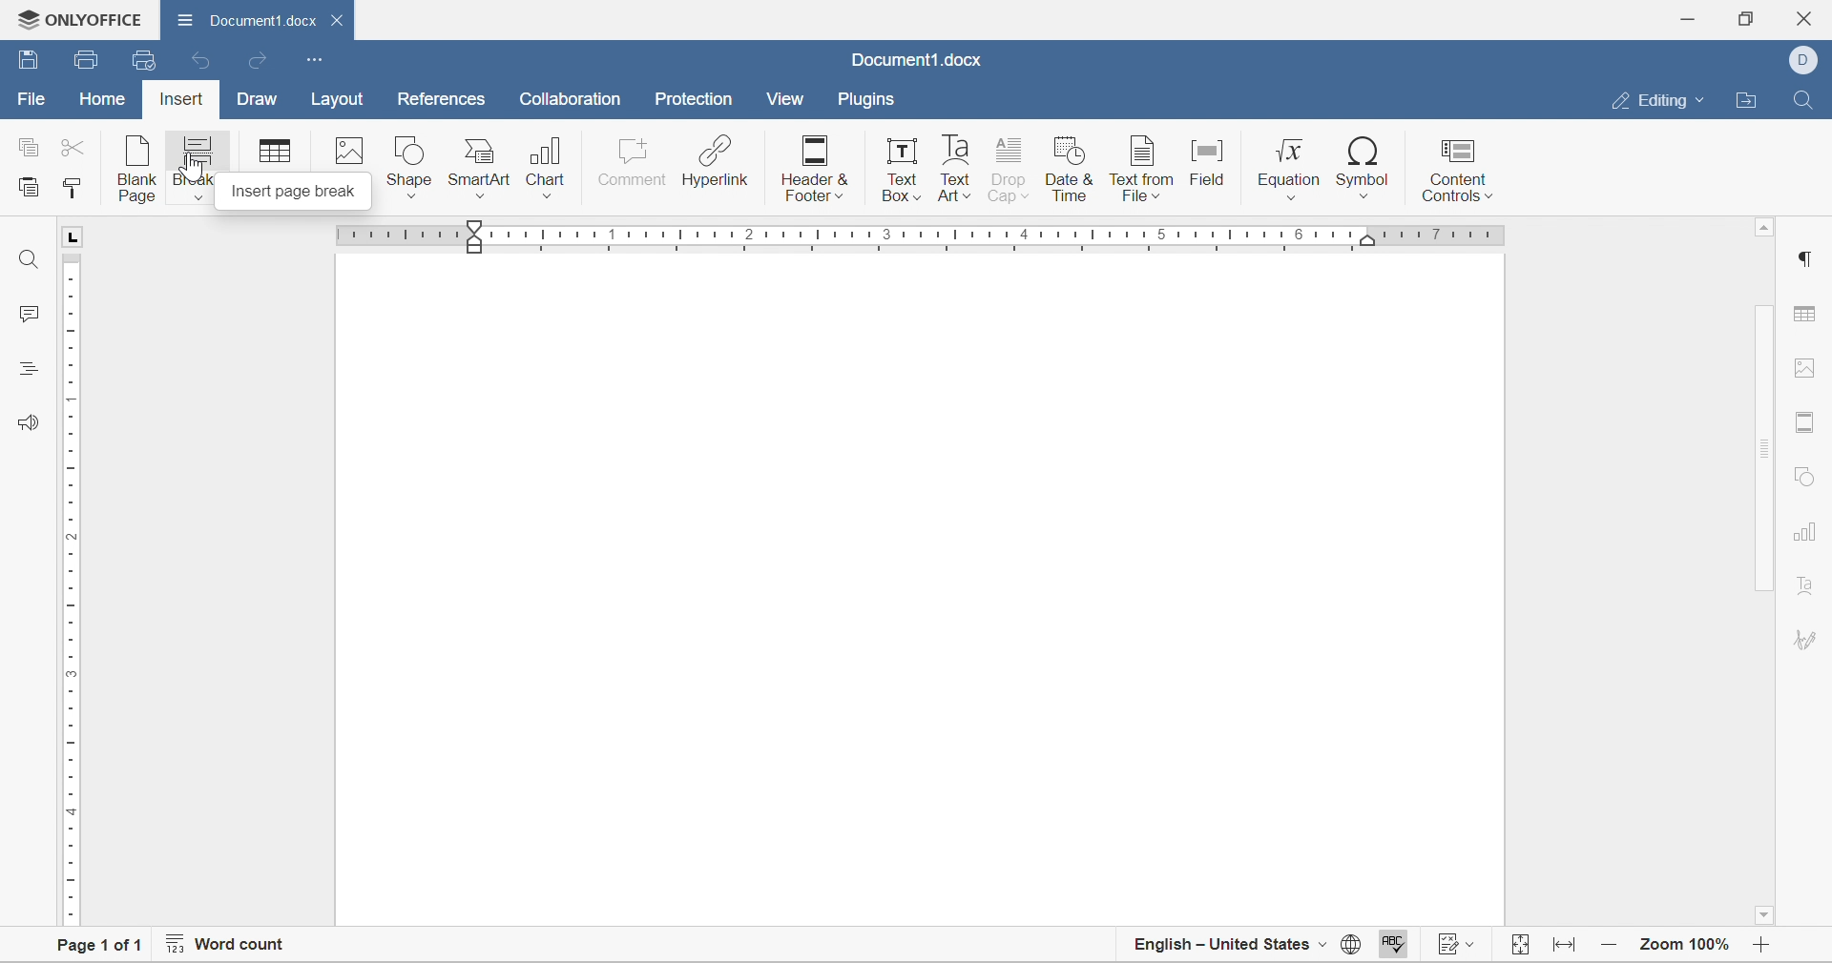 The height and width of the screenshot is (963, 1832). I want to click on Paragraph settings, so click(1807, 259).